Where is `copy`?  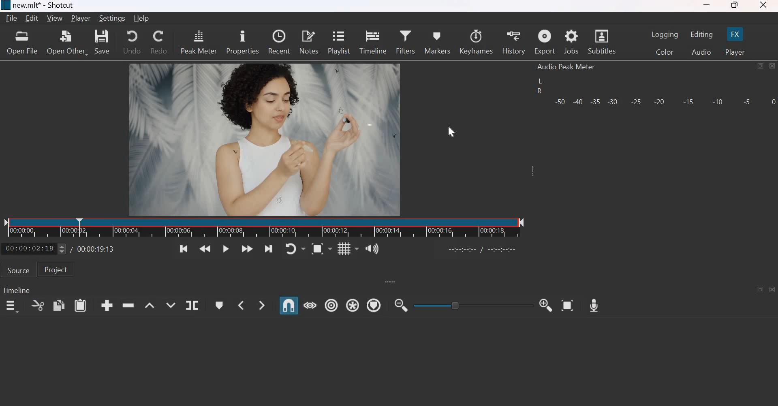 copy is located at coordinates (59, 305).